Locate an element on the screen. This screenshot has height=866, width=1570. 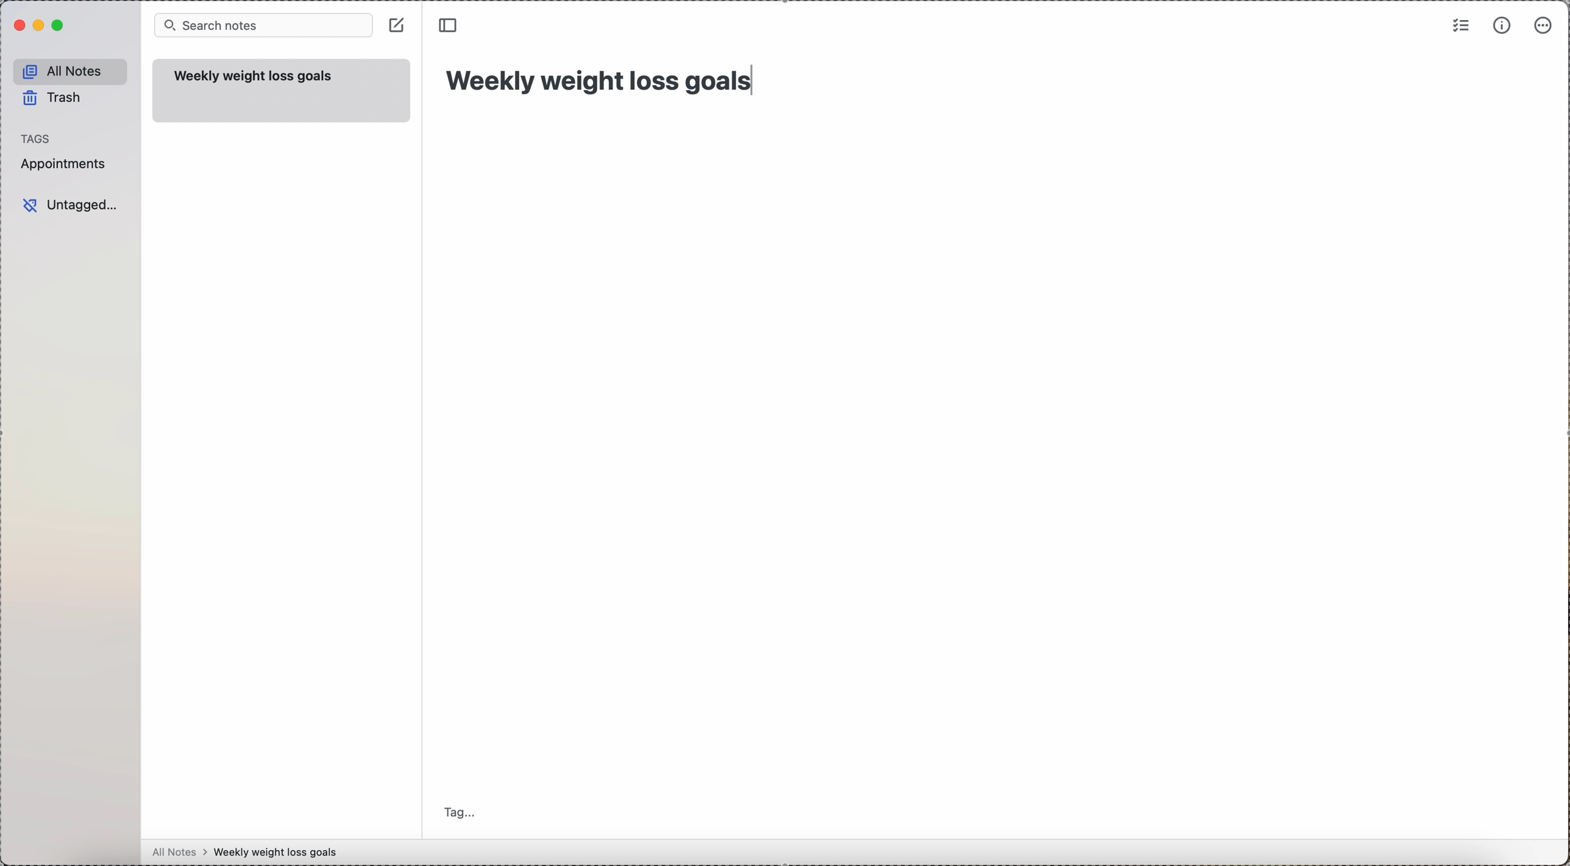
appointments is located at coordinates (66, 165).